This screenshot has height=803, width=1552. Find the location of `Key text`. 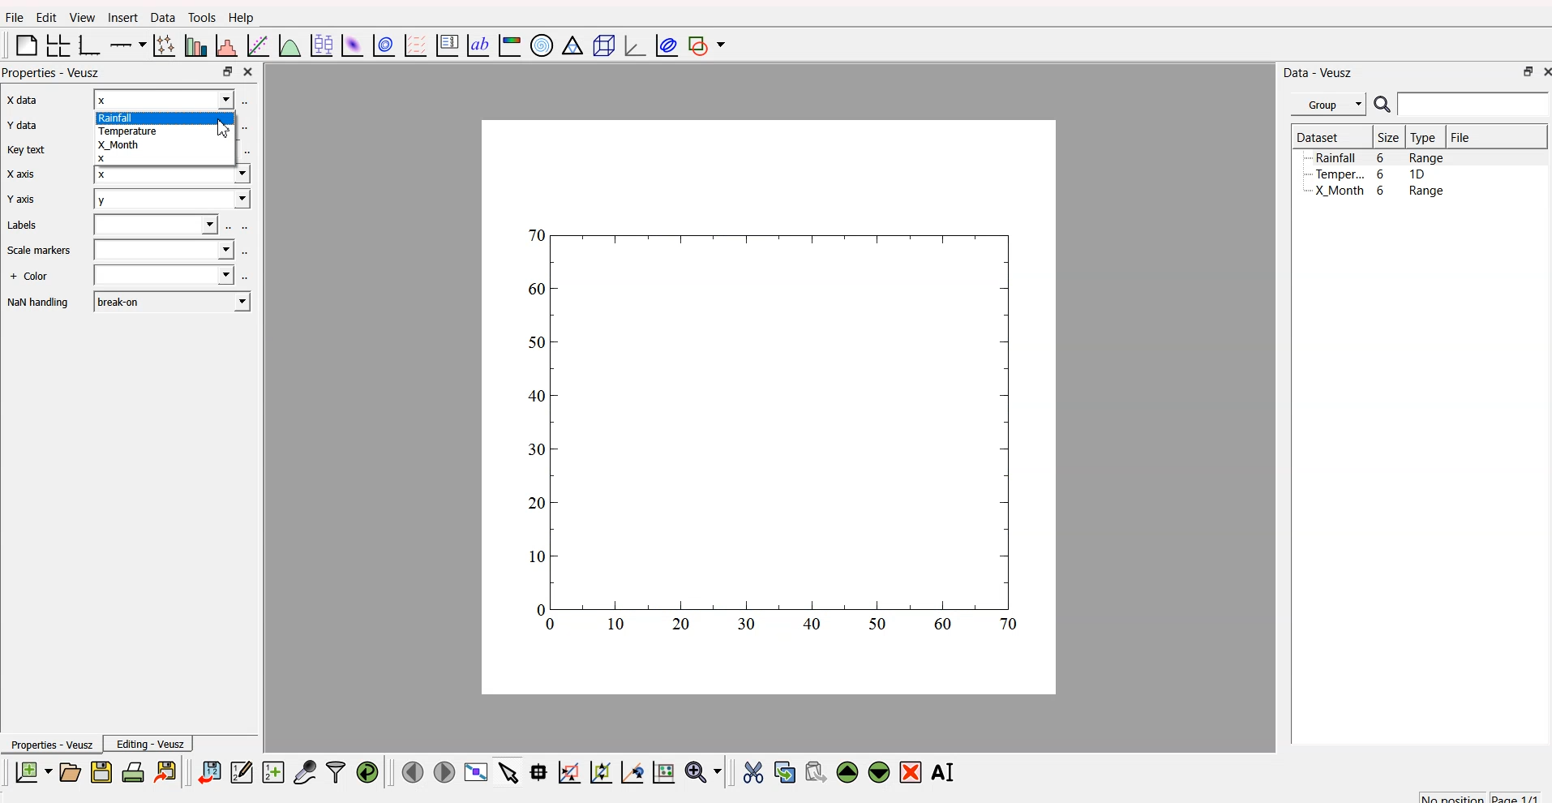

Key text is located at coordinates (28, 150).